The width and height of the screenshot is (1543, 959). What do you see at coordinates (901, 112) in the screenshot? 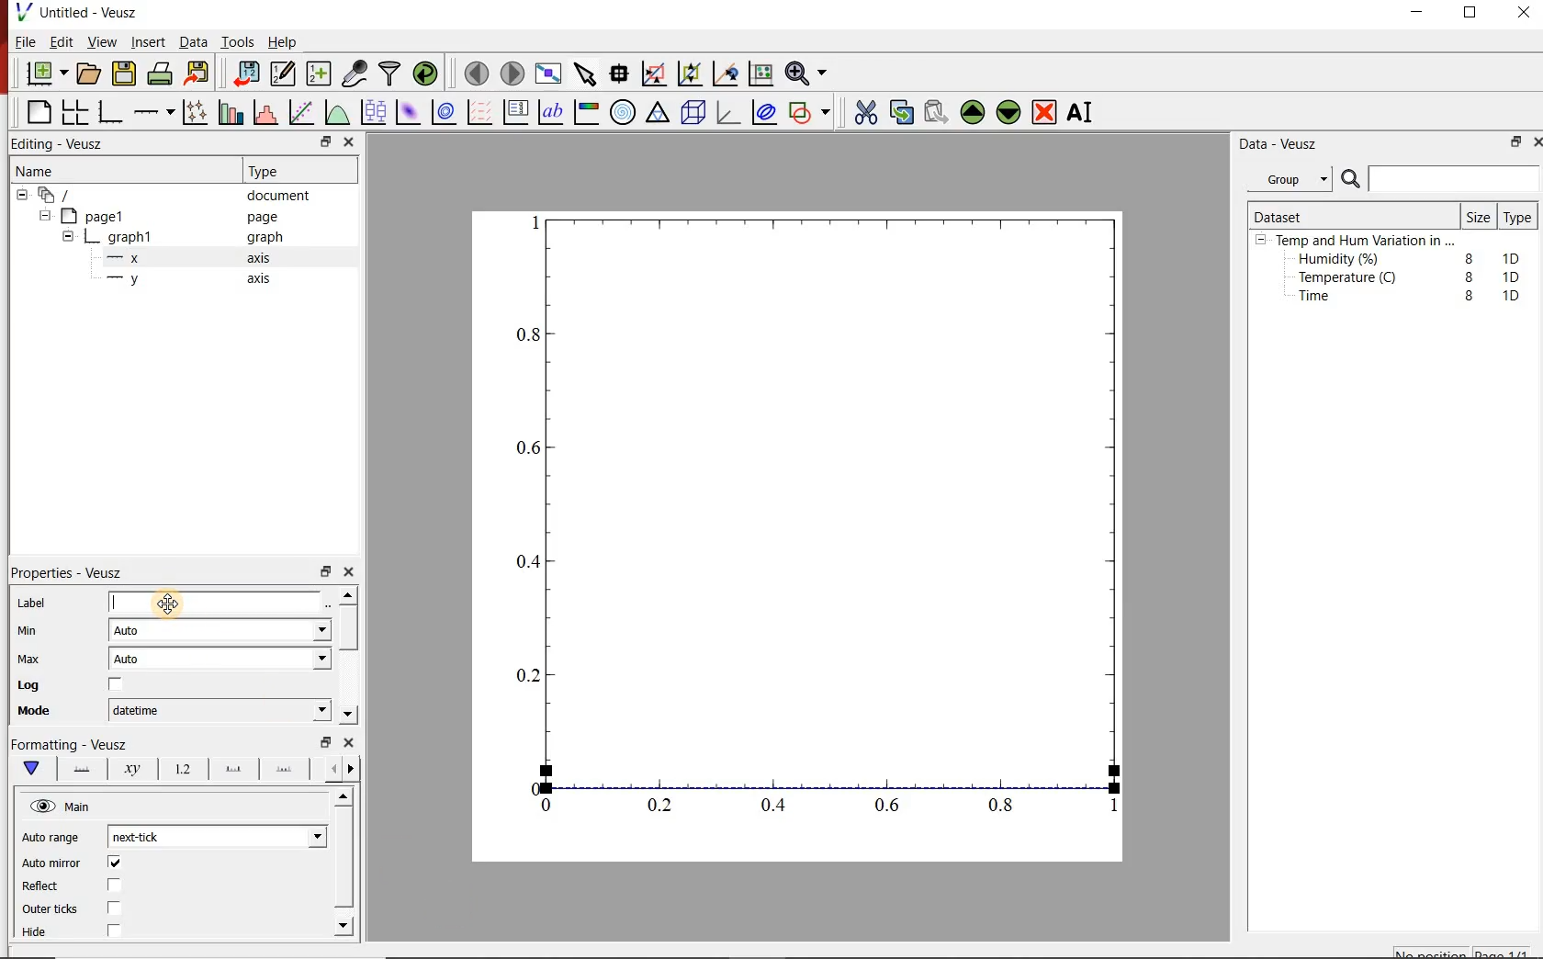
I see `copy the selected widget` at bounding box center [901, 112].